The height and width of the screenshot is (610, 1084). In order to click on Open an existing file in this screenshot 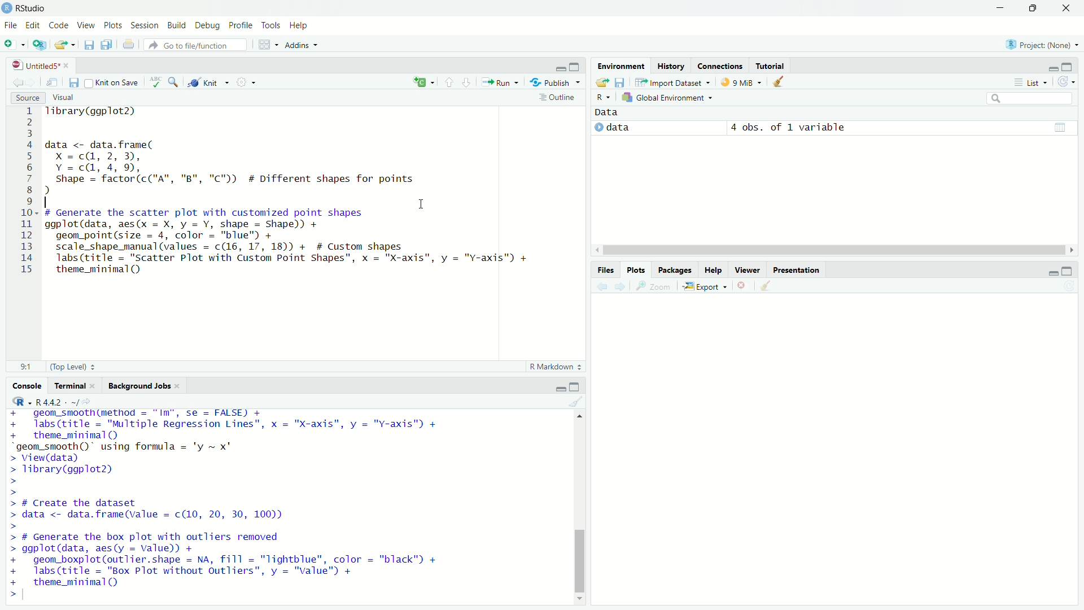, I will do `click(60, 45)`.